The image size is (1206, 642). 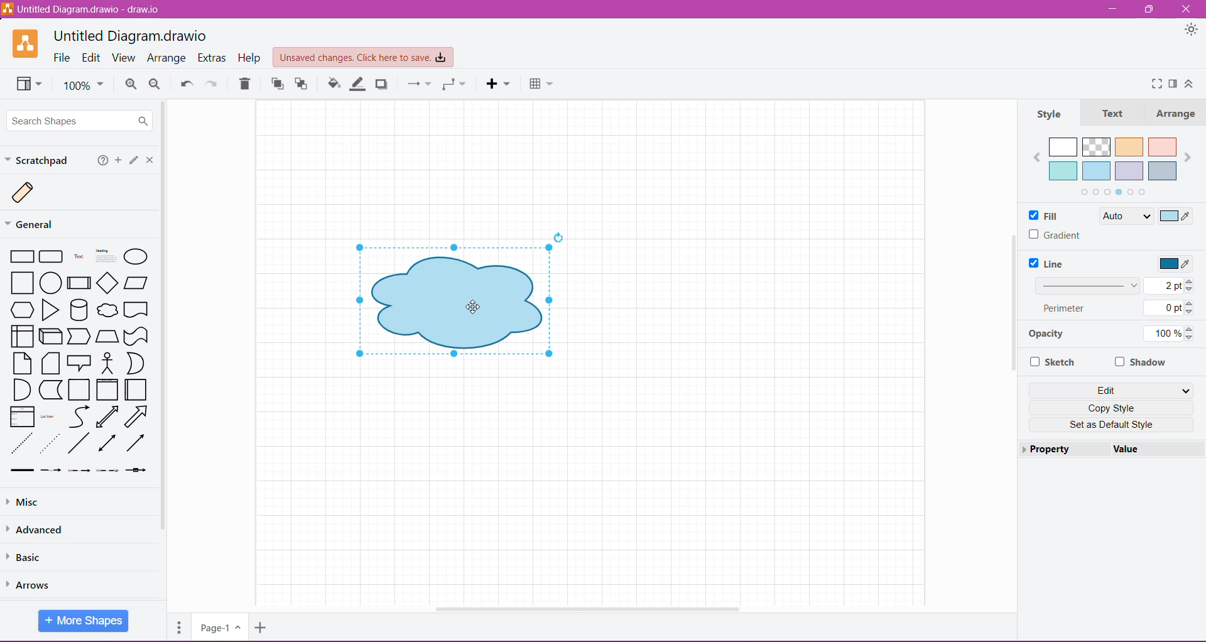 I want to click on value, so click(x=1155, y=449).